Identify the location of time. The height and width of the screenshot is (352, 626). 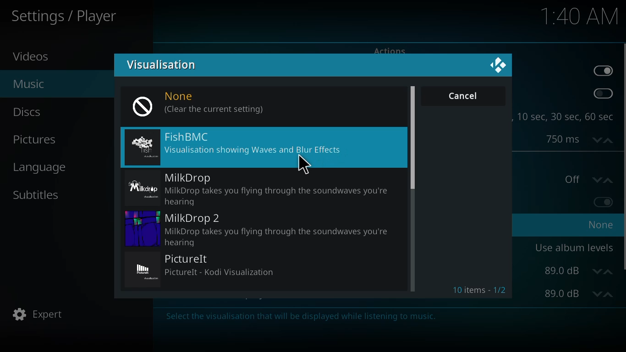
(581, 16).